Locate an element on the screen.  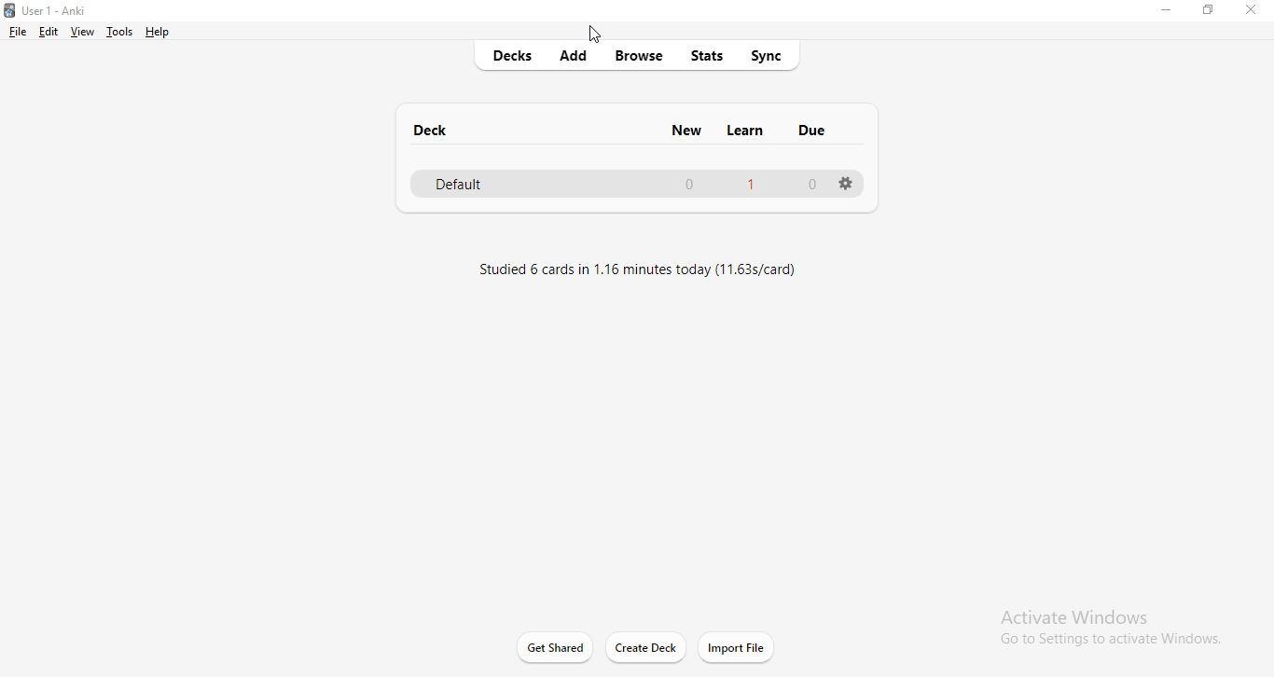
create deck is located at coordinates (644, 649).